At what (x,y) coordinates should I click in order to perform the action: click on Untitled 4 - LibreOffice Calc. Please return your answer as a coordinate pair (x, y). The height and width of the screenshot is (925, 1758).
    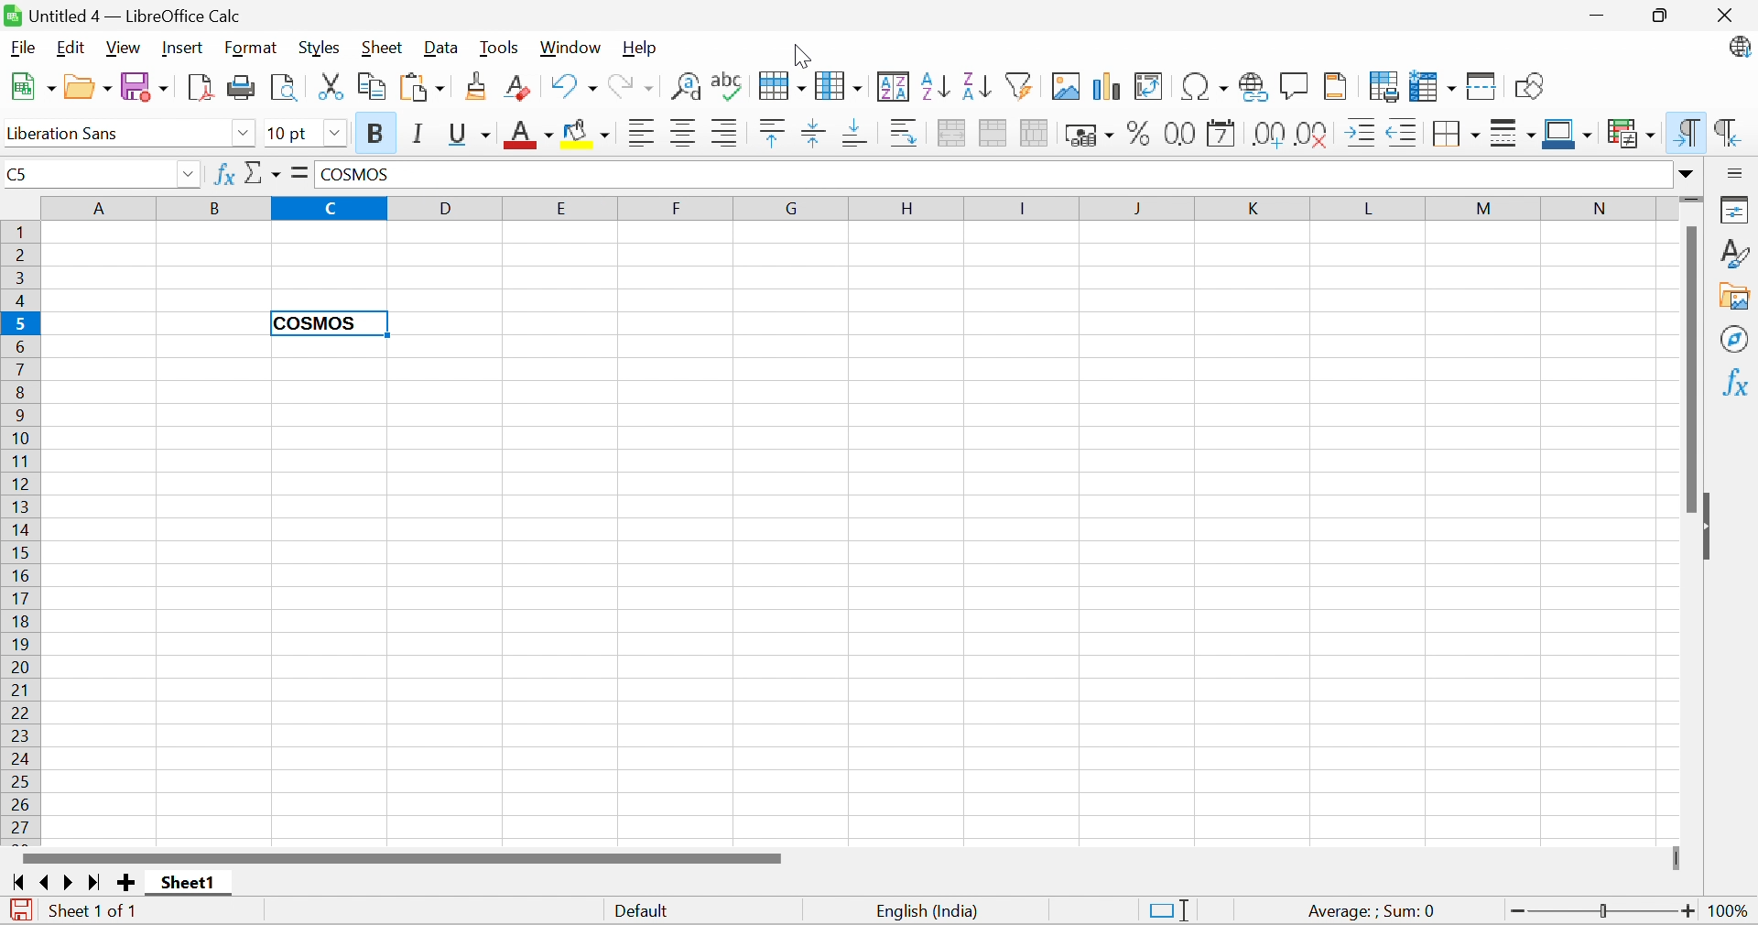
    Looking at the image, I should click on (134, 16).